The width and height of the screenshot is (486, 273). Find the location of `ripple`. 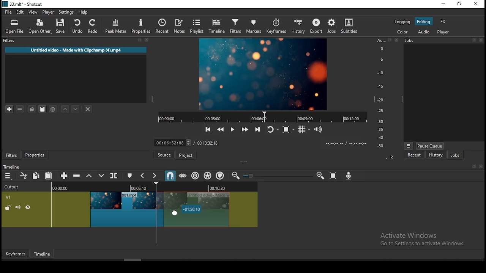

ripple is located at coordinates (196, 176).